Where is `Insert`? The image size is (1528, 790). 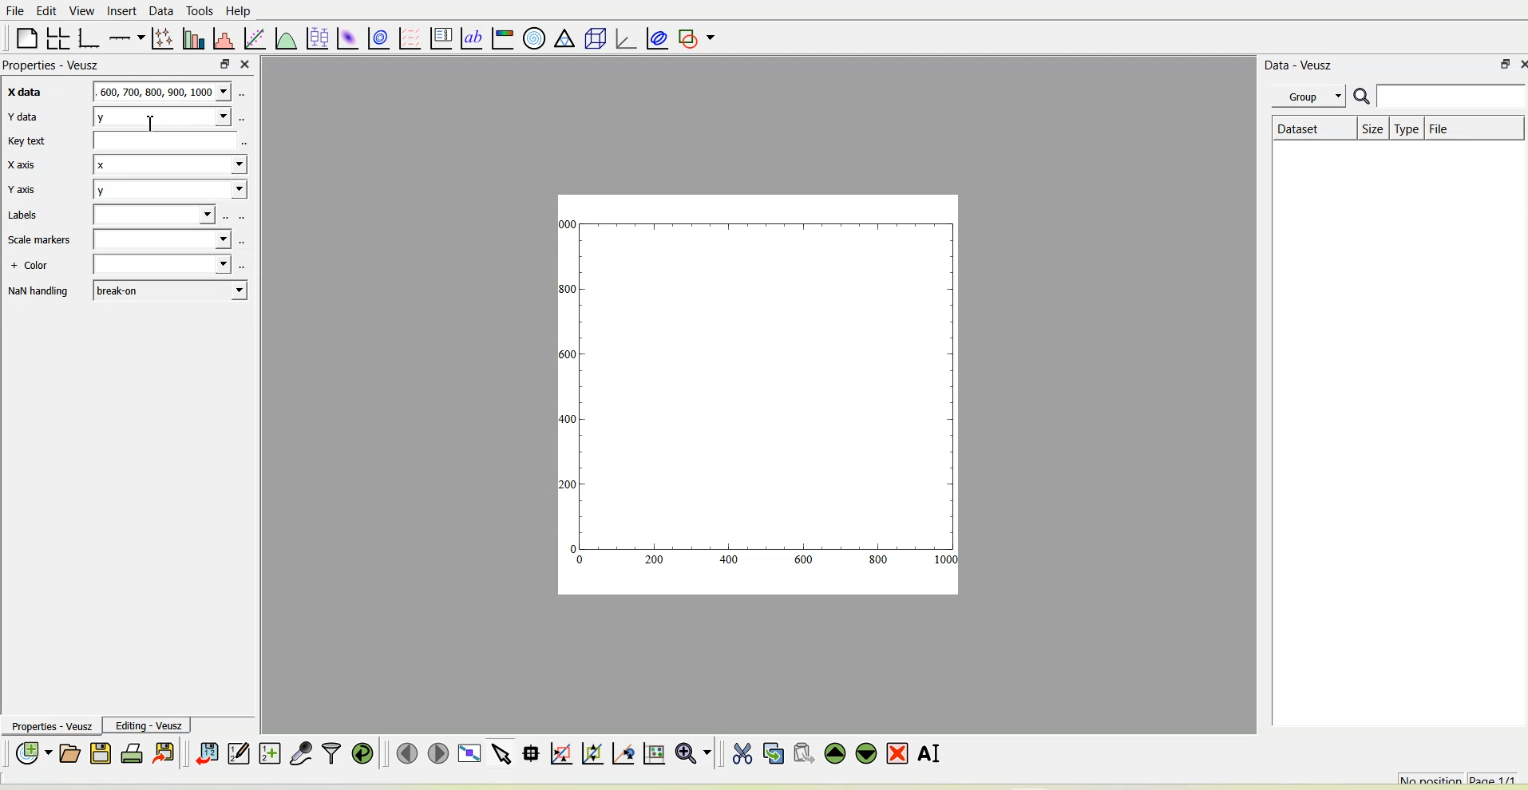 Insert is located at coordinates (121, 10).